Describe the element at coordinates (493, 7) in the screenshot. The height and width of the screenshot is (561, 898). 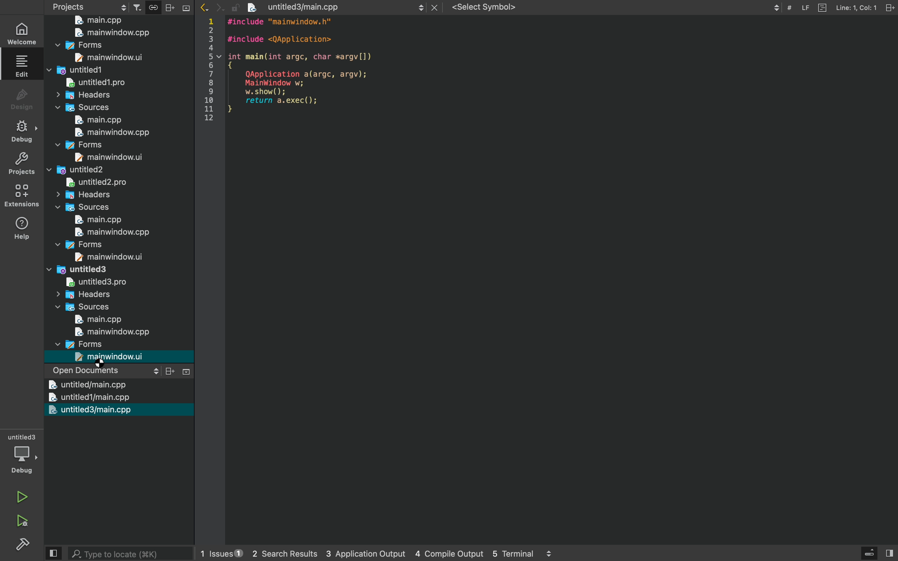
I see `tabs` at that location.